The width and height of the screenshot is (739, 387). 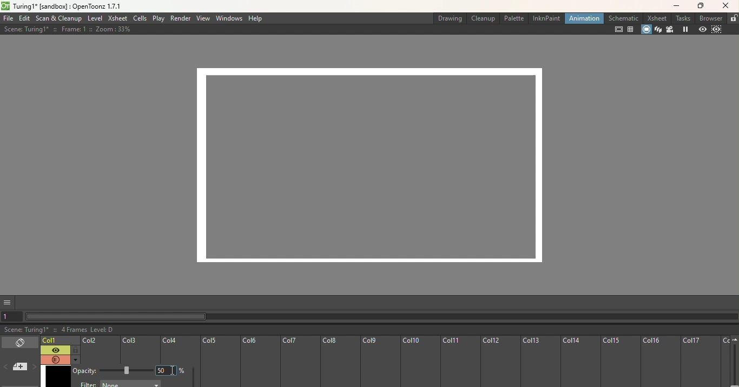 I want to click on Scene: Turing1* :: Frame: 1 :: Zoom: 33%, so click(x=68, y=29).